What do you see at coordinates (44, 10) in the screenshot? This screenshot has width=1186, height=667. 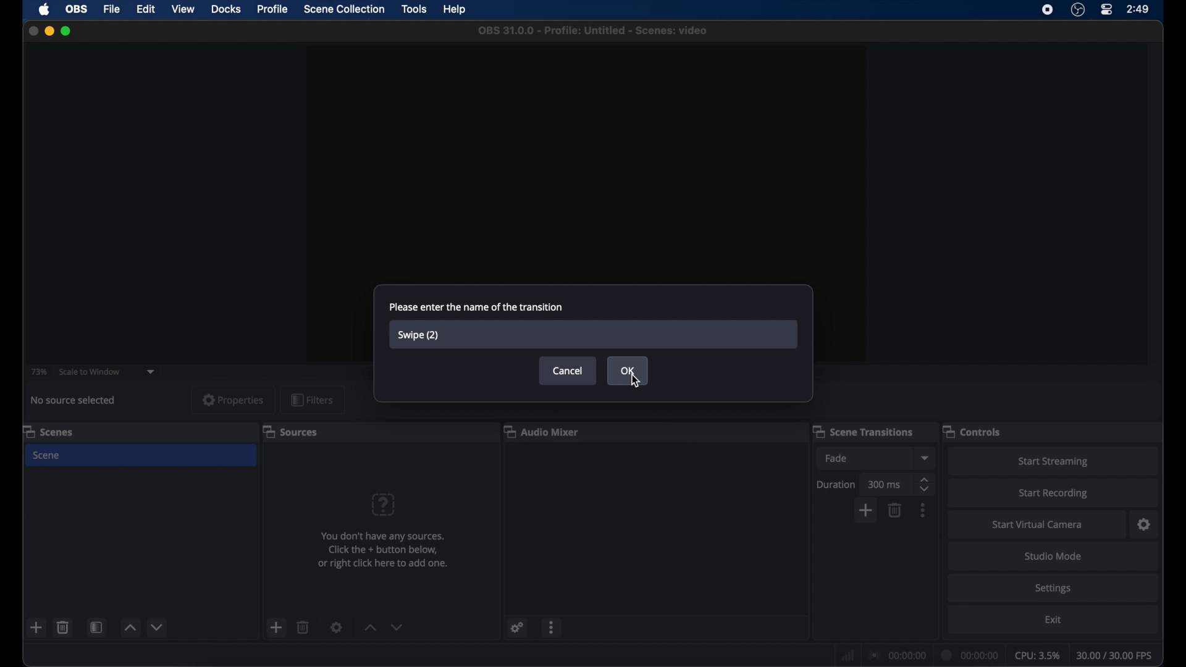 I see `apple icon` at bounding box center [44, 10].